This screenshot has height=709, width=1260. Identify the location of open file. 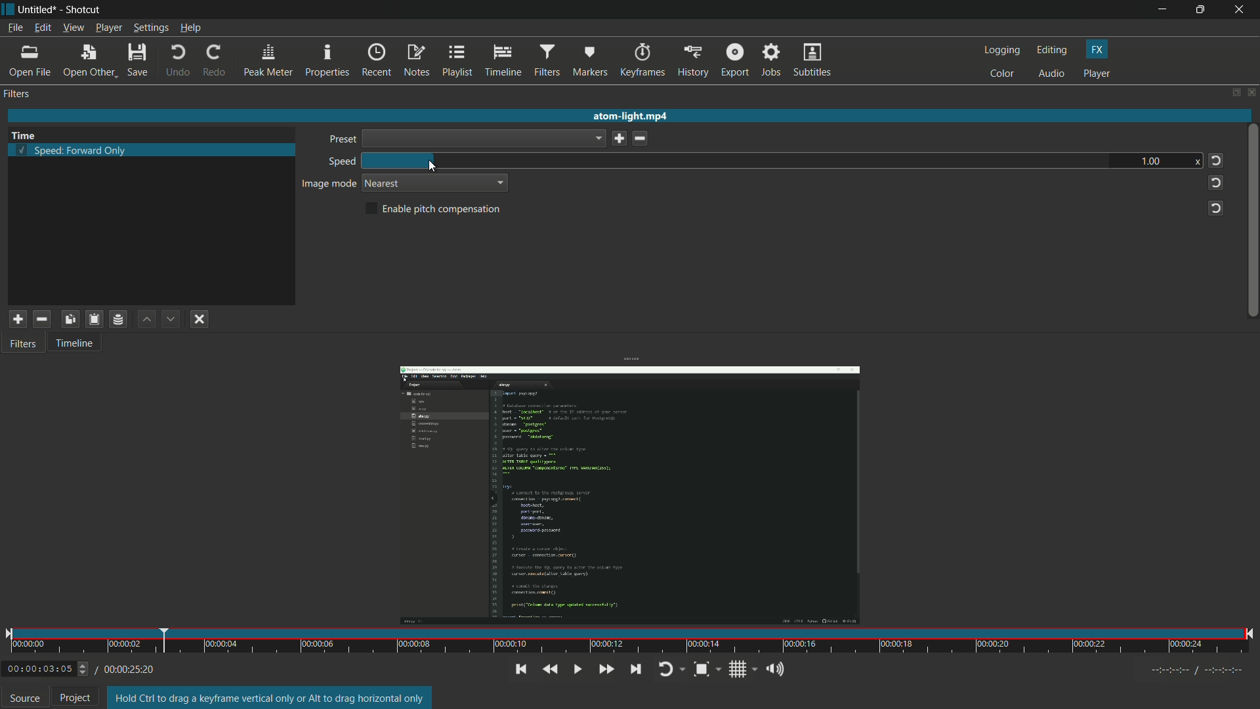
(30, 62).